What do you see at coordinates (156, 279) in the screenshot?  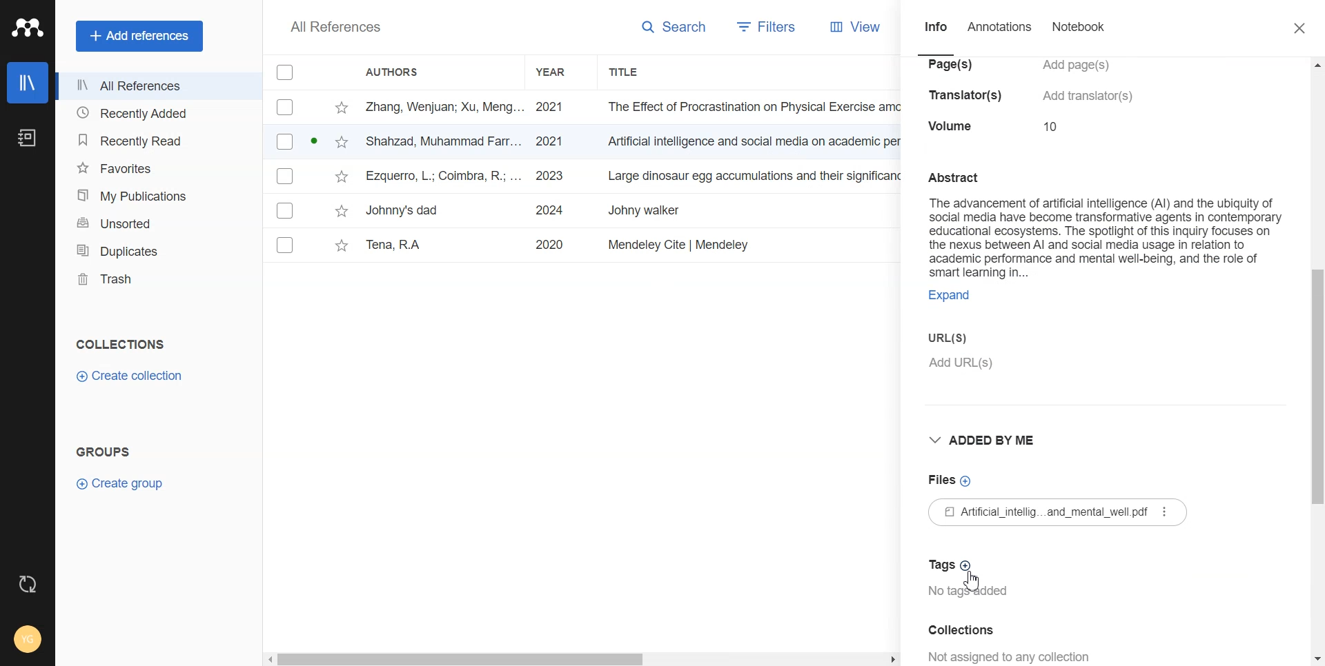 I see `Trash` at bounding box center [156, 279].